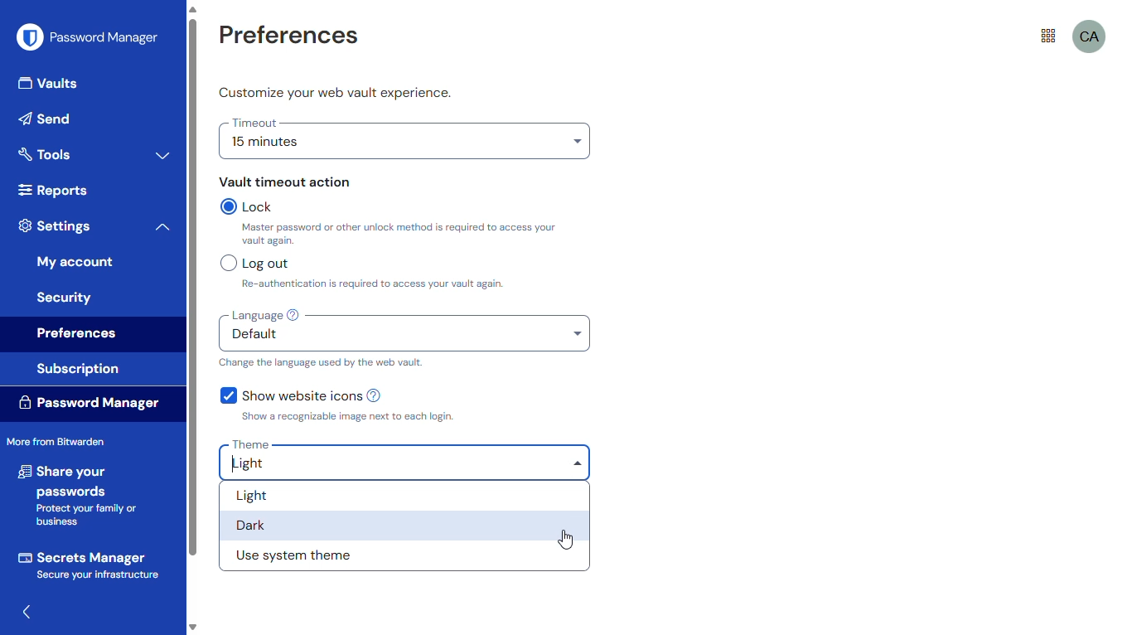 This screenshot has height=635, width=1132. Describe the element at coordinates (293, 315) in the screenshot. I see `learn more about localization` at that location.